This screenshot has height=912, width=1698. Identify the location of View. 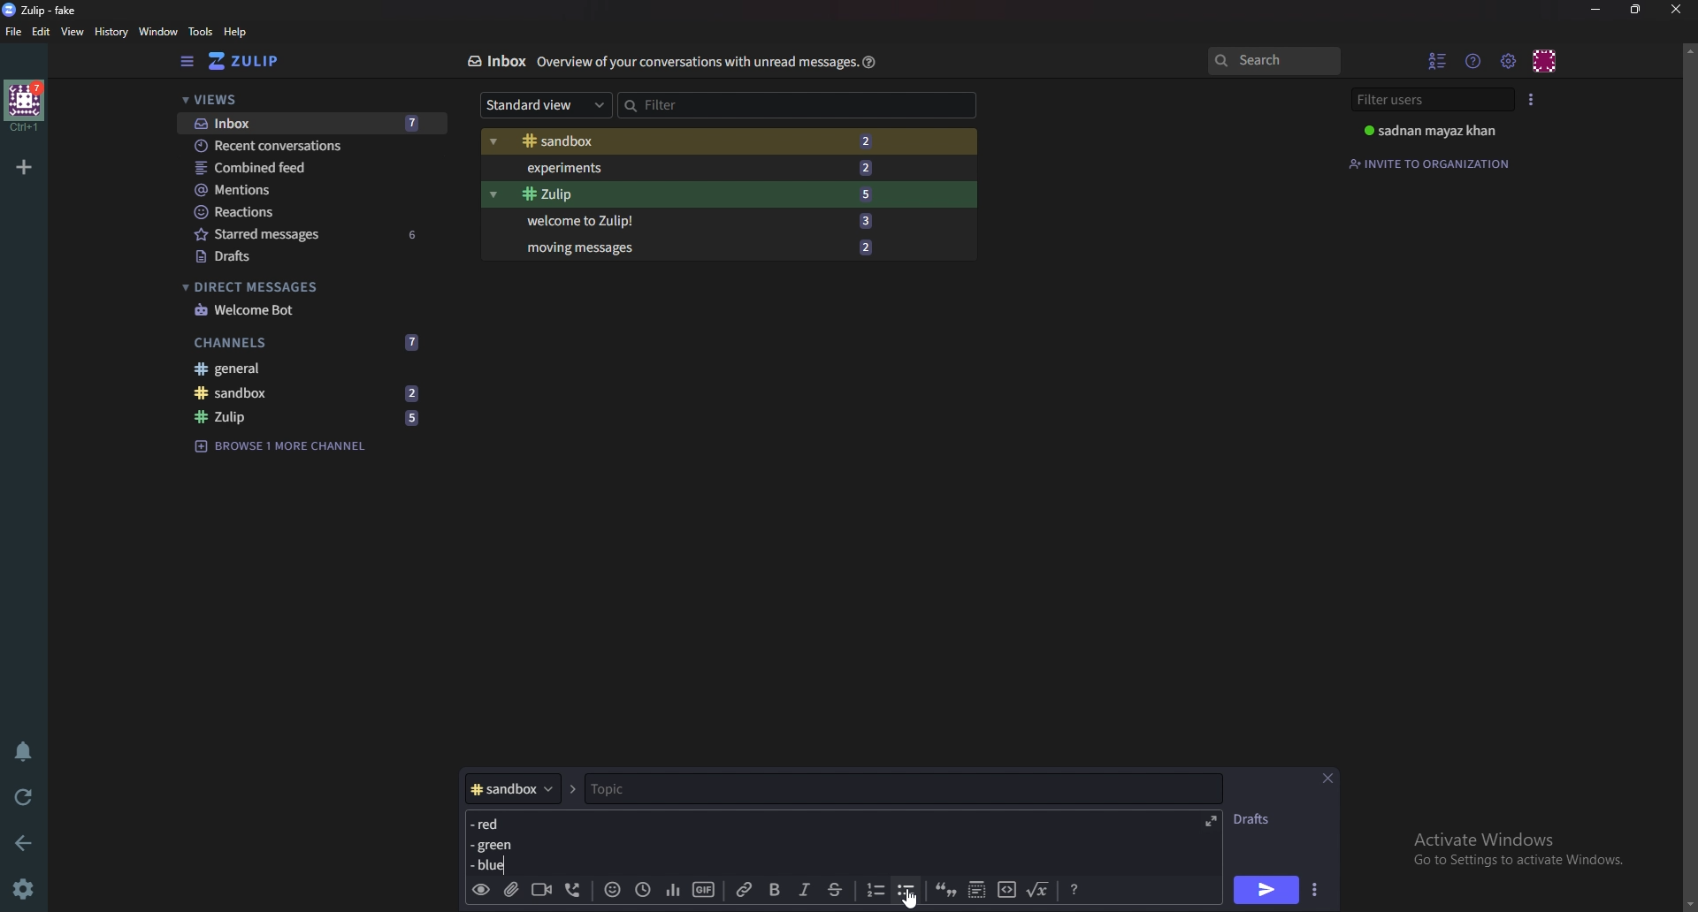
(73, 33).